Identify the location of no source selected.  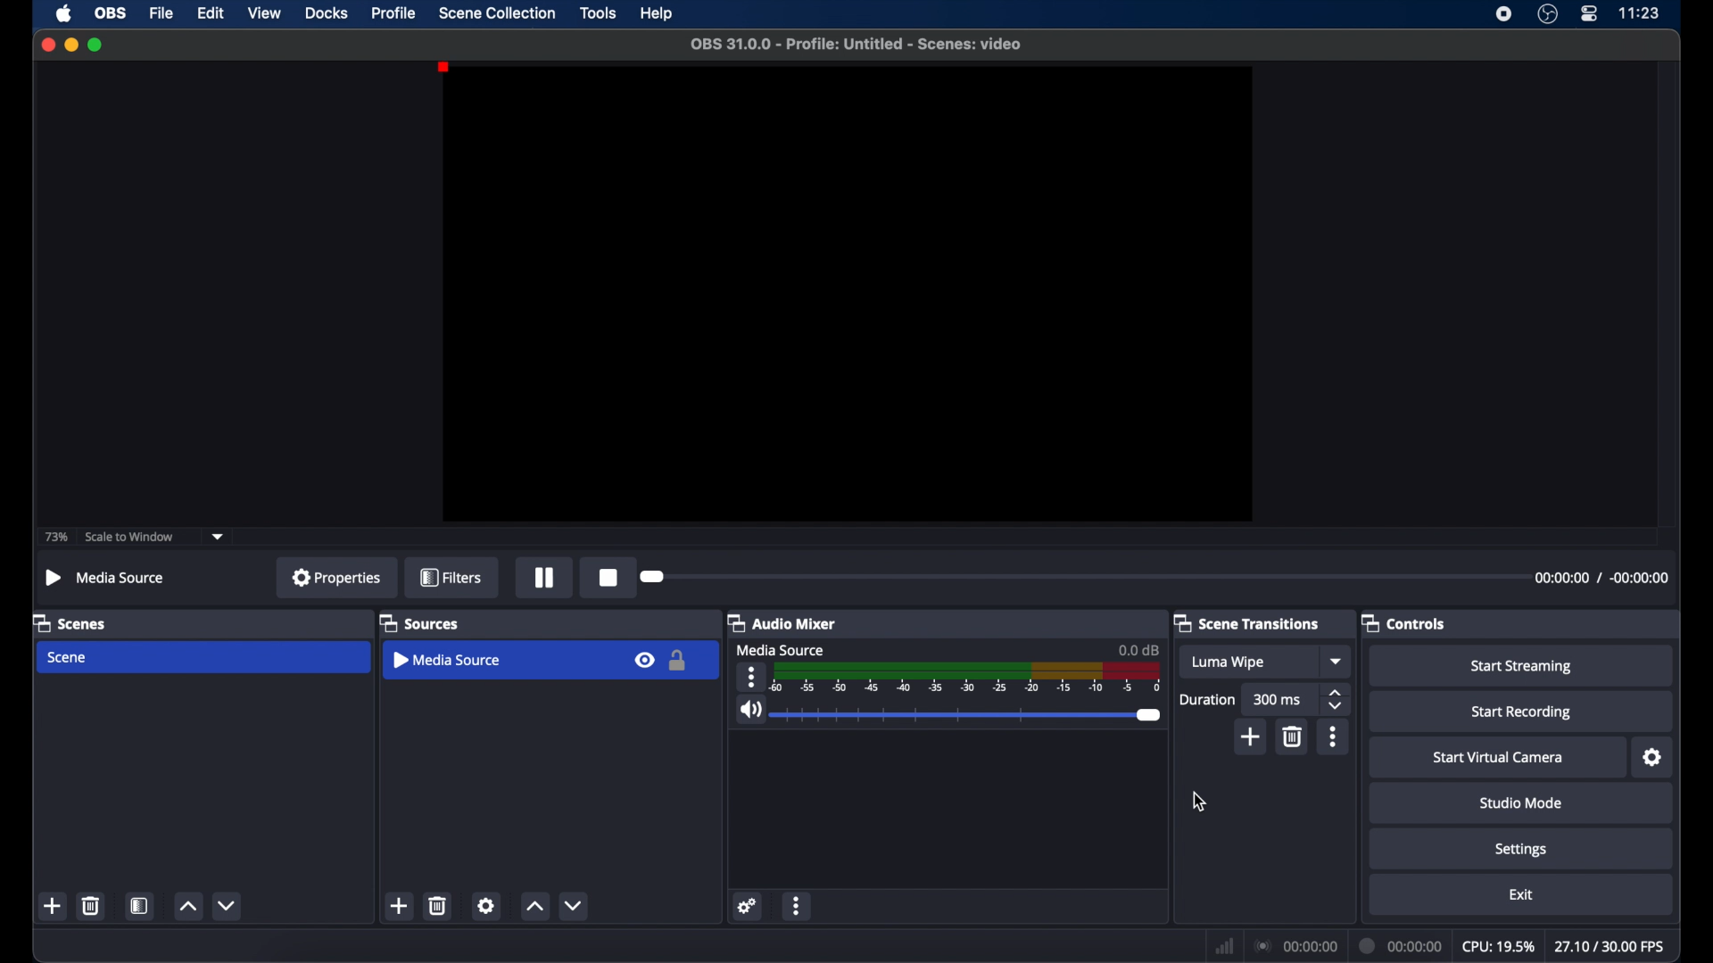
(106, 578).